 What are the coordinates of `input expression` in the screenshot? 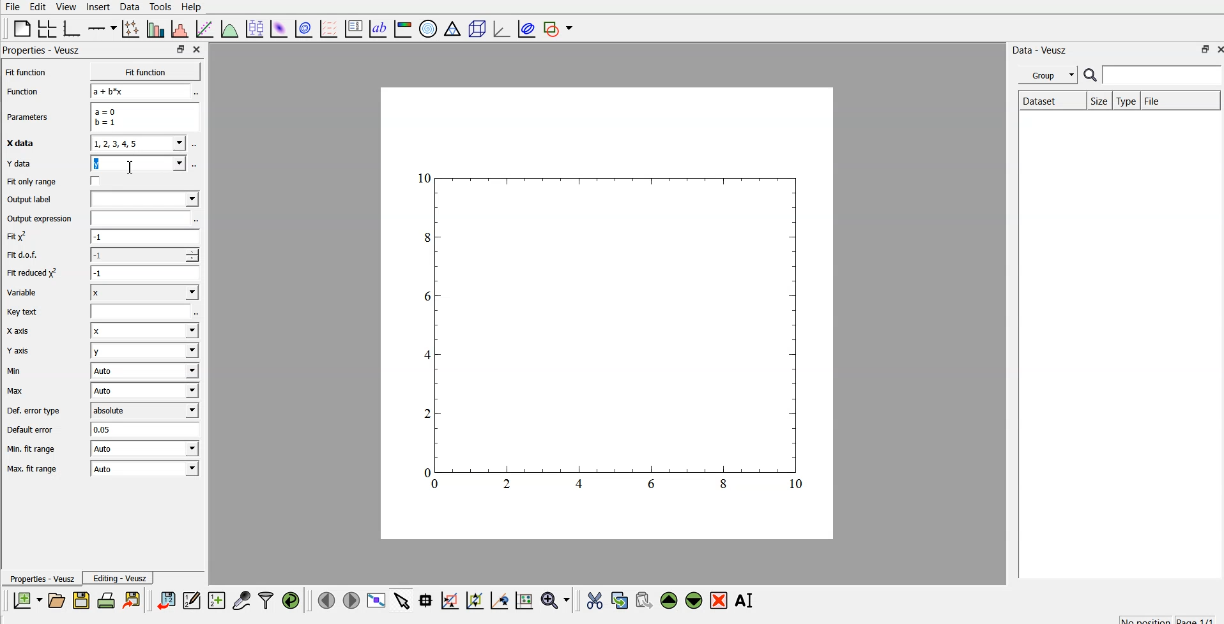 It's located at (145, 219).